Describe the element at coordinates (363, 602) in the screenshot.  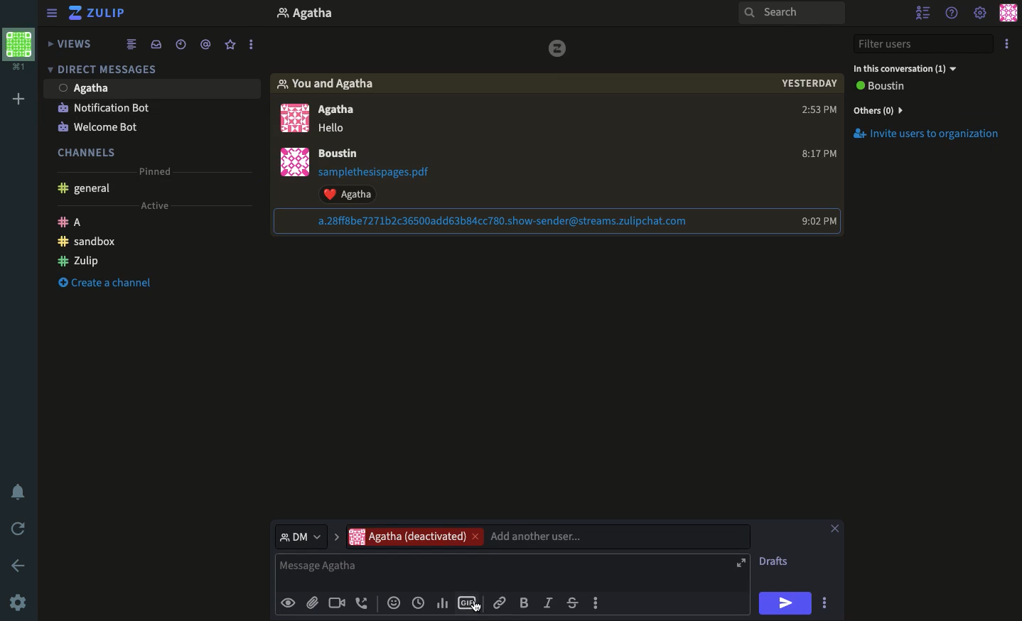
I see `Voice call` at that location.